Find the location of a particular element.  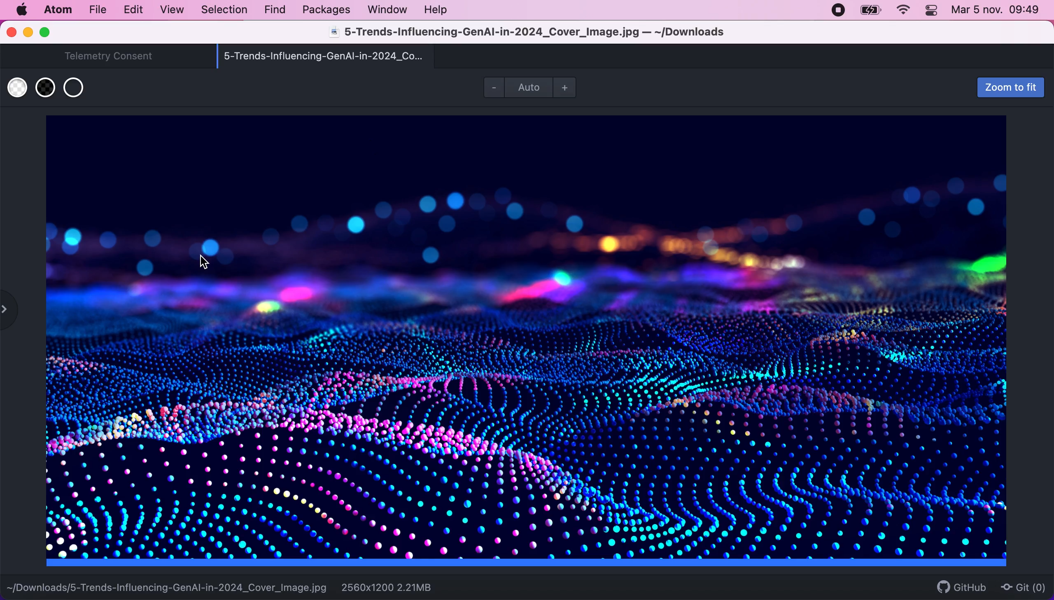

auto is located at coordinates (528, 89).